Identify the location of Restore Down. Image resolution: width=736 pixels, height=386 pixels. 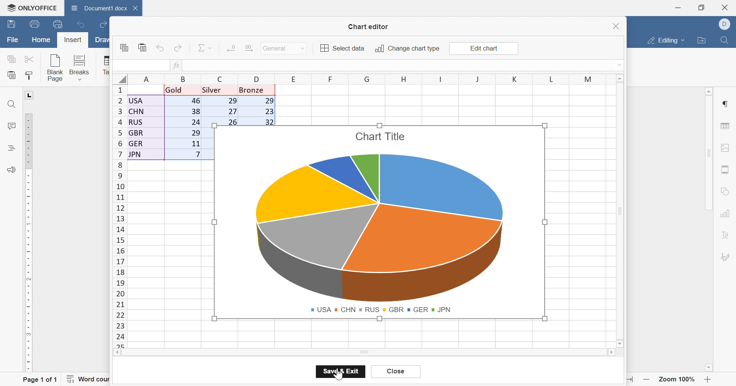
(702, 7).